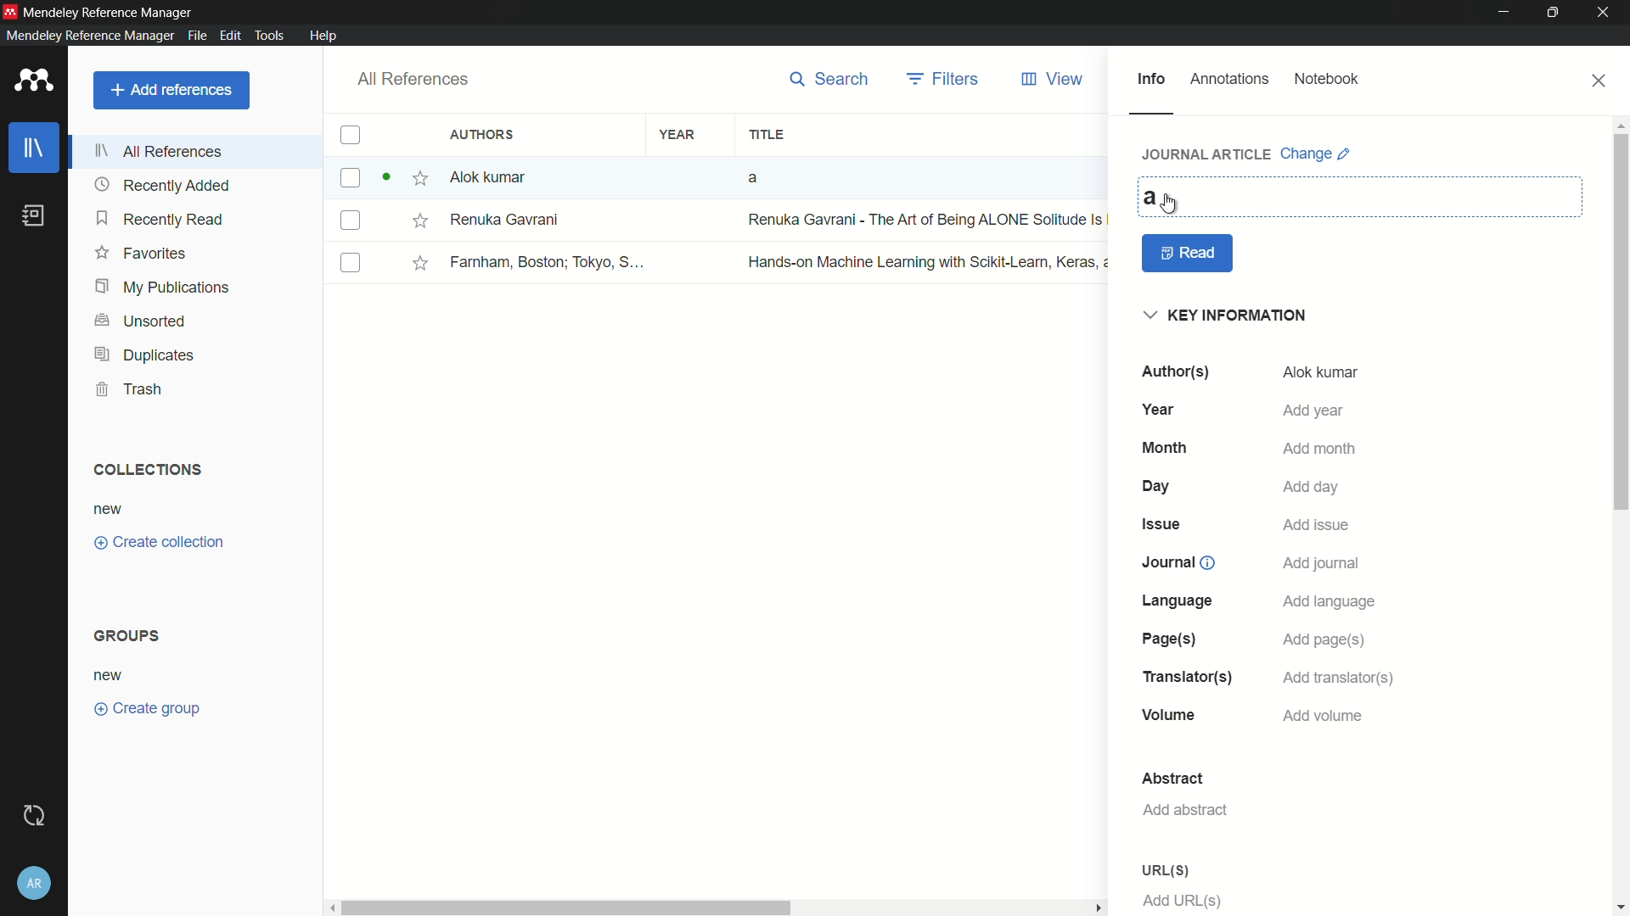  Describe the element at coordinates (171, 90) in the screenshot. I see `add reference` at that location.